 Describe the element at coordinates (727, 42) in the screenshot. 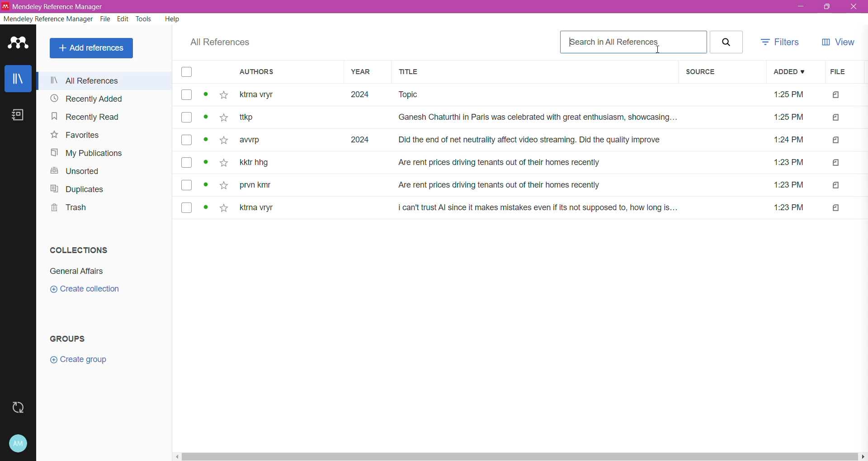

I see `search` at that location.